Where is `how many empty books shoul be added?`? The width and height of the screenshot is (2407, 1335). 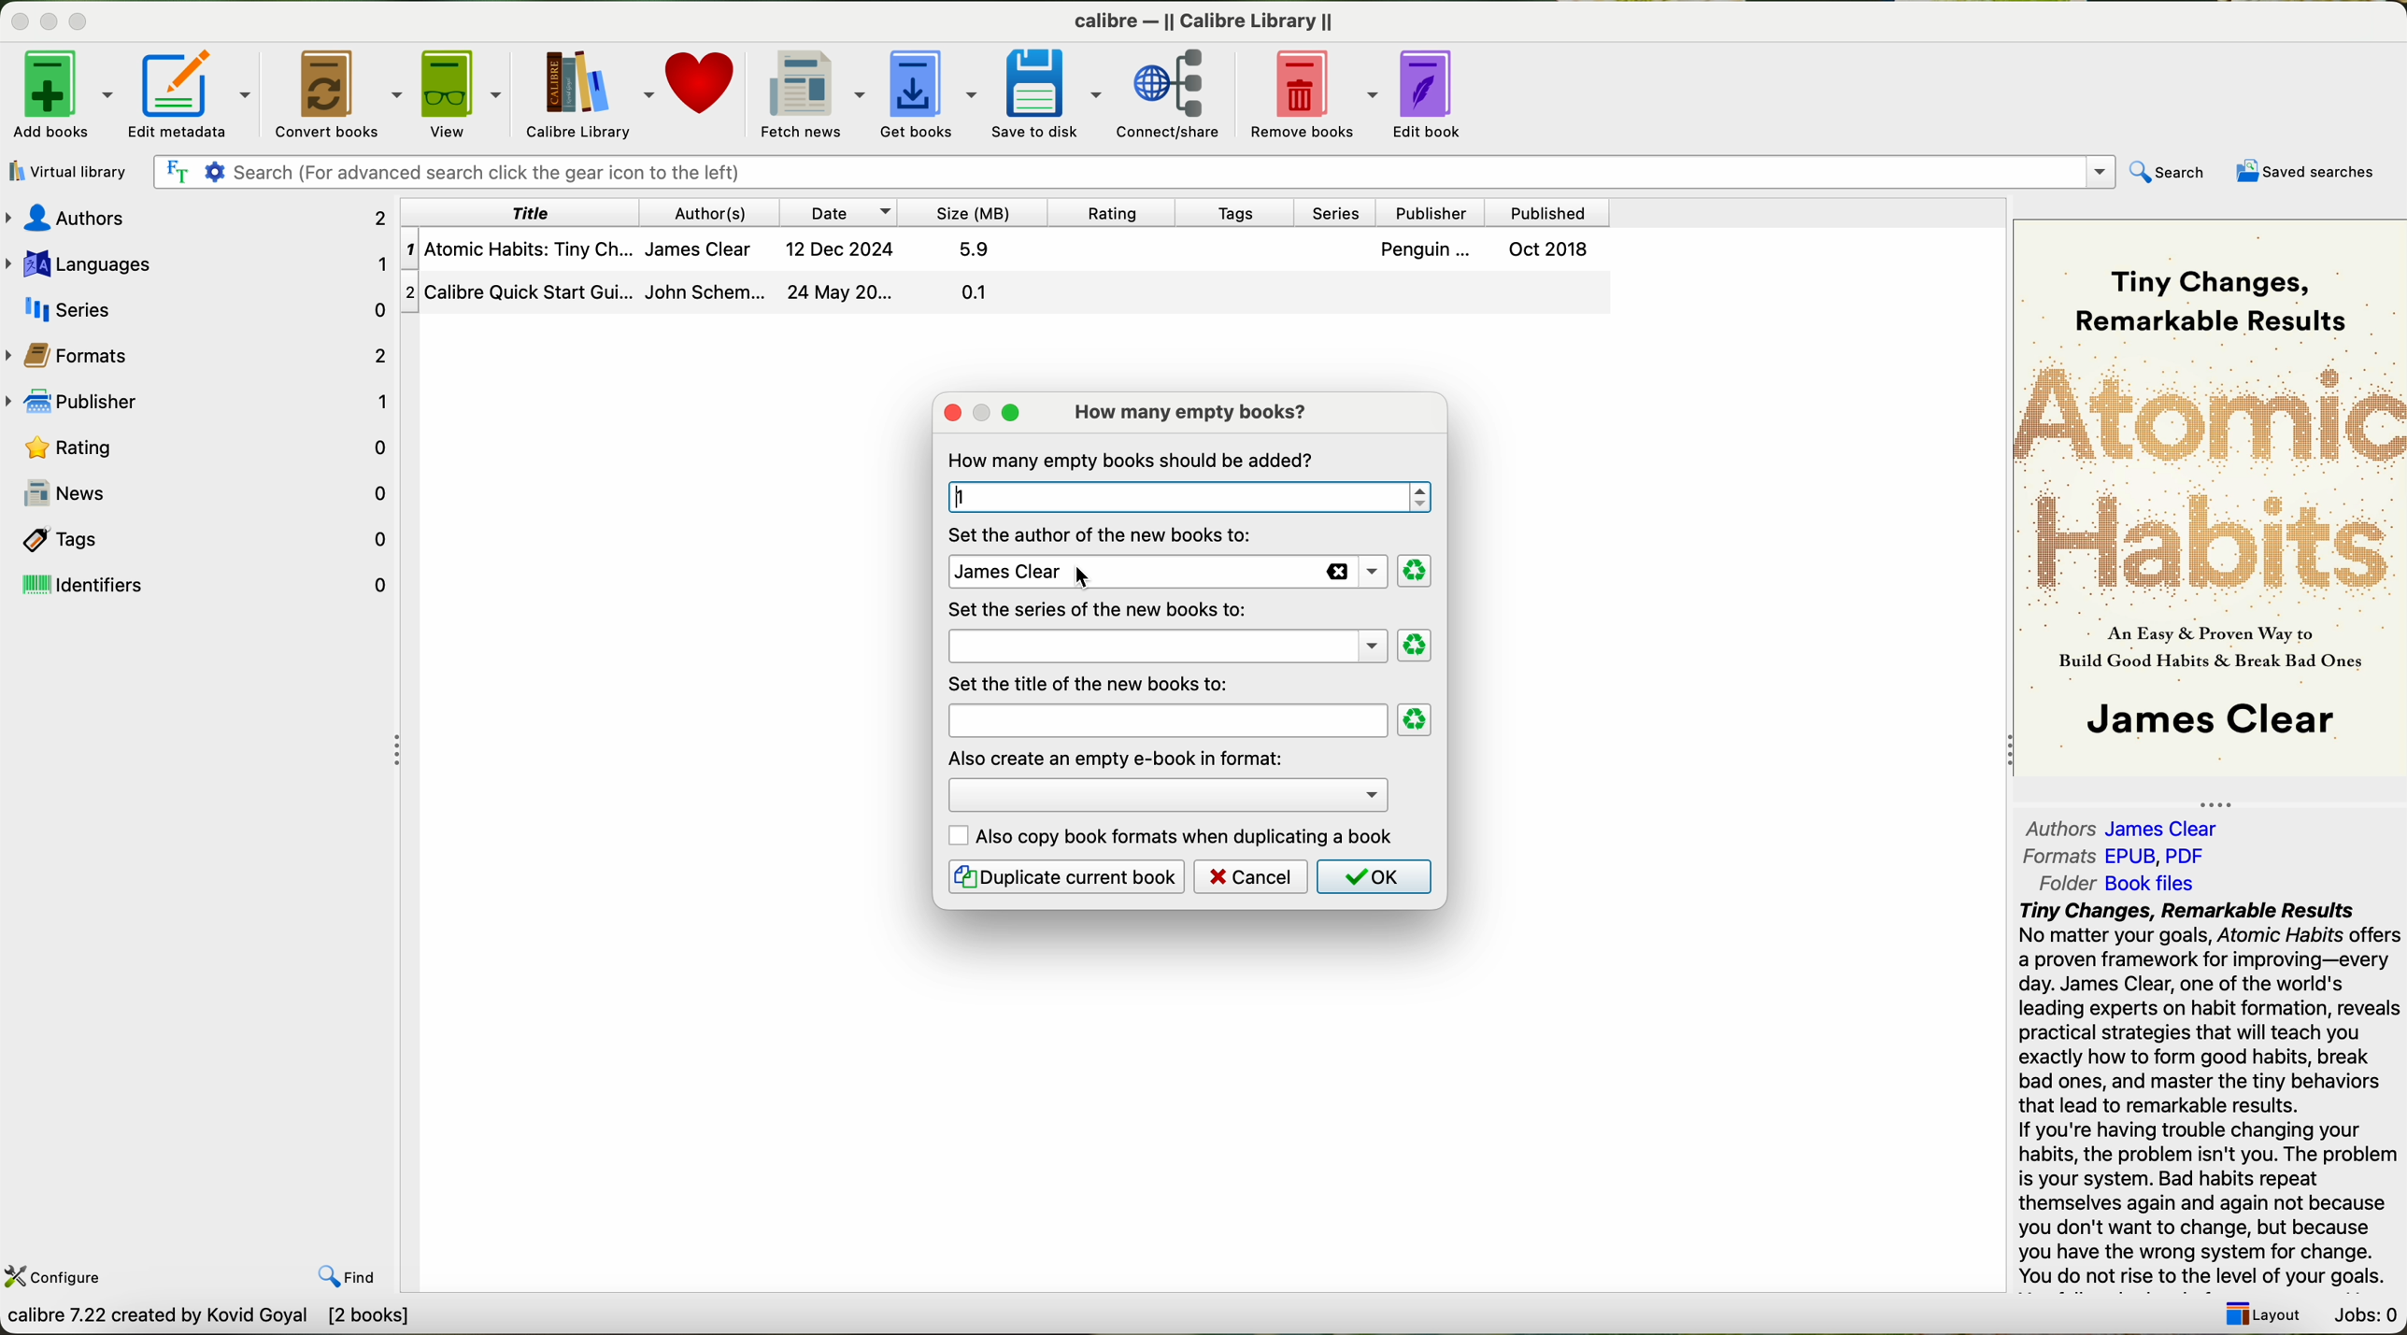
how many empty books shoul be added? is located at coordinates (1134, 460).